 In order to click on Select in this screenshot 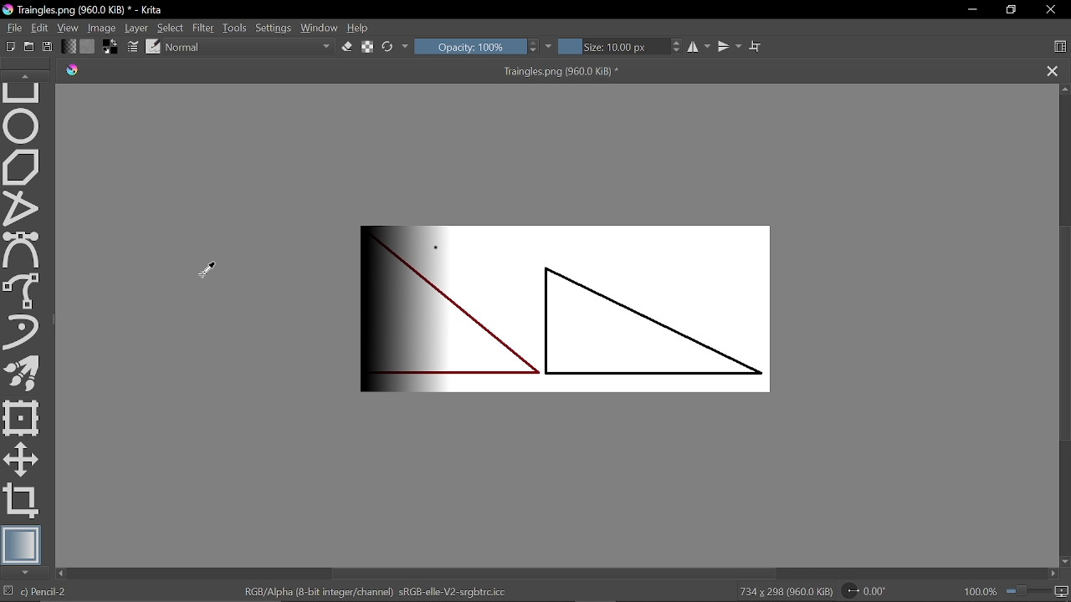, I will do `click(171, 28)`.